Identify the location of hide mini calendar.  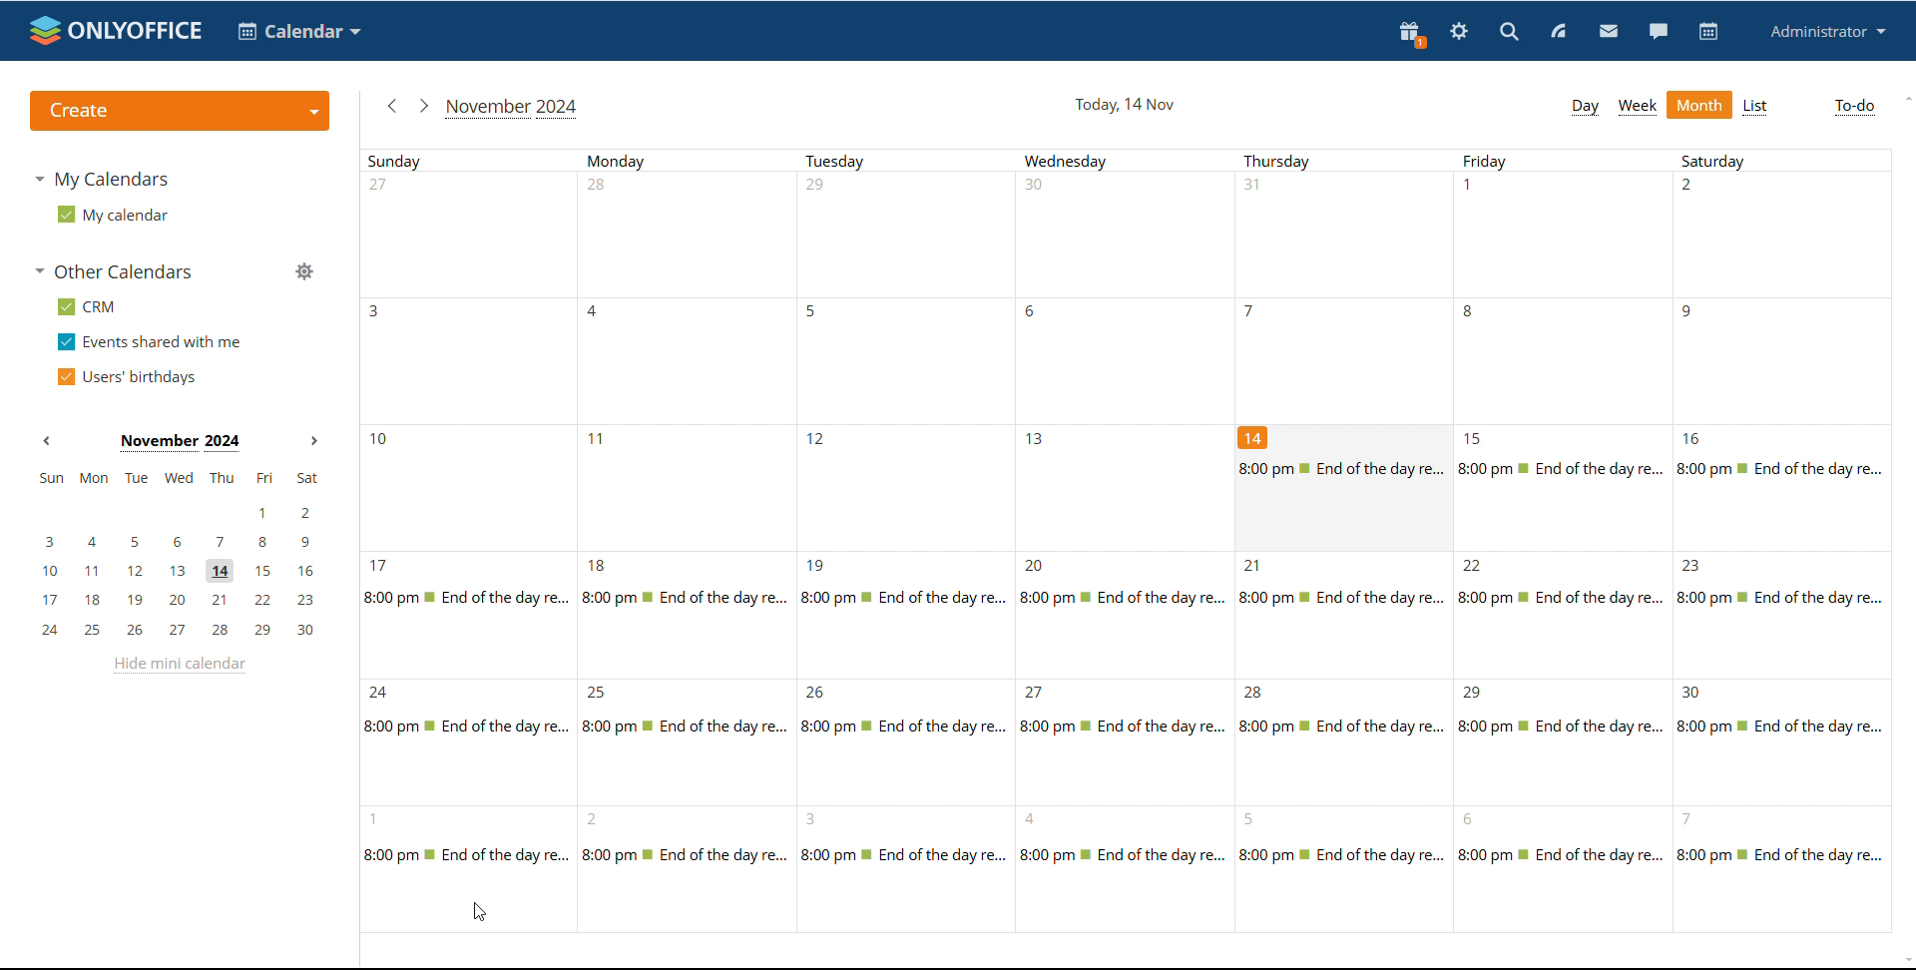
(179, 665).